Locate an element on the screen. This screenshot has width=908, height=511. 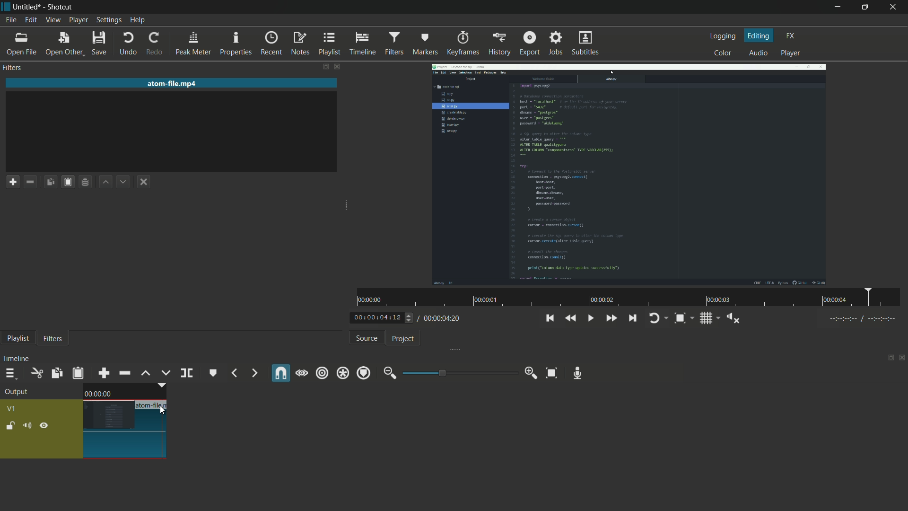
cursor is located at coordinates (163, 411).